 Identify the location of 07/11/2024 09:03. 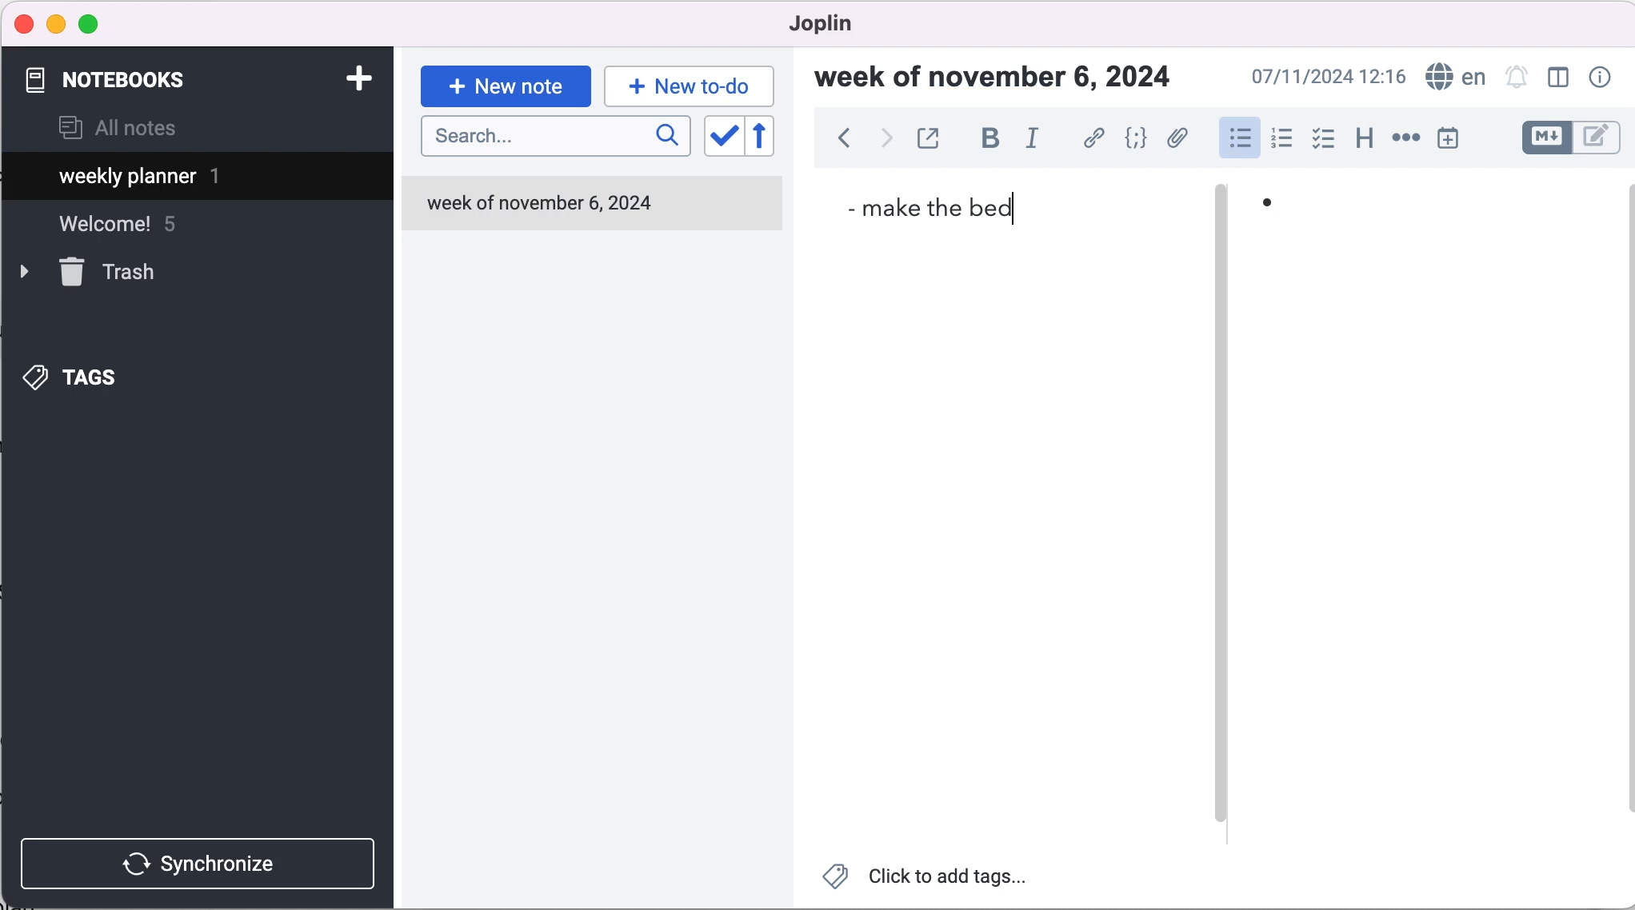
(1325, 77).